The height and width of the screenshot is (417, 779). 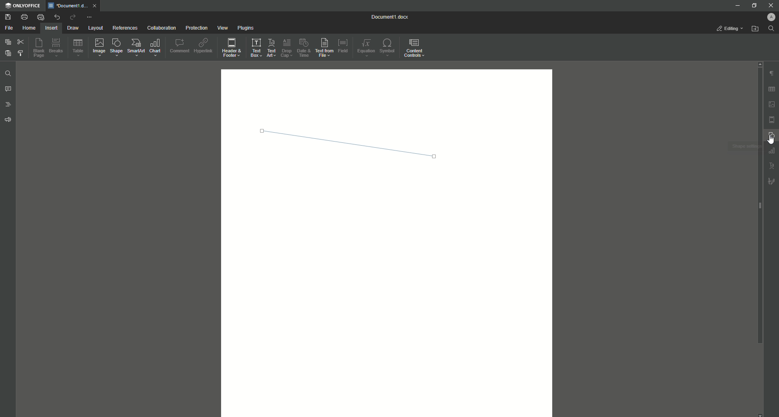 What do you see at coordinates (155, 47) in the screenshot?
I see `Chart` at bounding box center [155, 47].